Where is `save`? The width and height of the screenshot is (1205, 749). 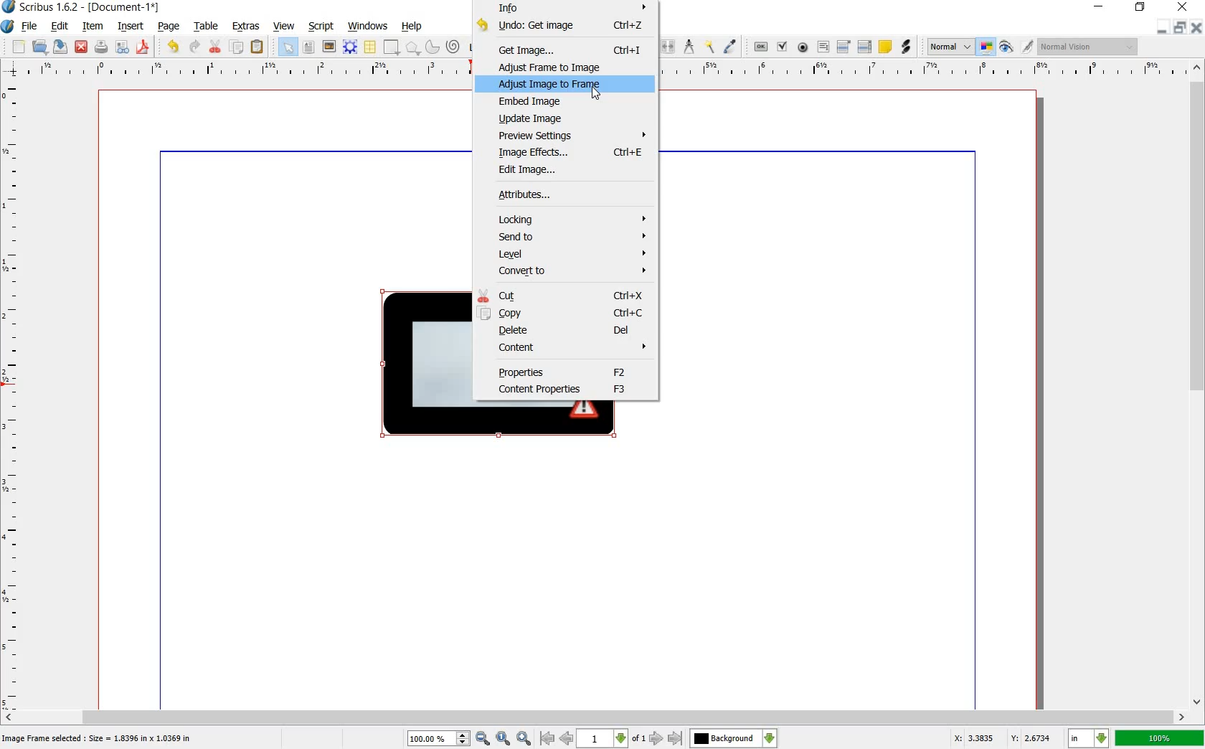
save is located at coordinates (60, 48).